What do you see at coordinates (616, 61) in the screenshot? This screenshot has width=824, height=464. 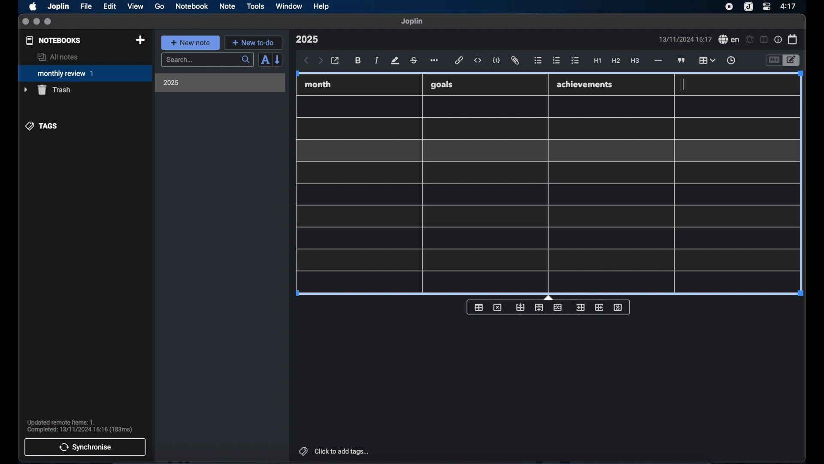 I see `heading 2` at bounding box center [616, 61].